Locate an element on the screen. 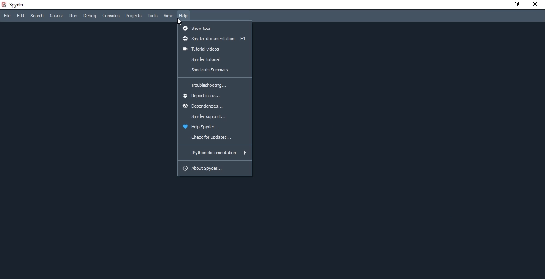  spyder is located at coordinates (14, 5).